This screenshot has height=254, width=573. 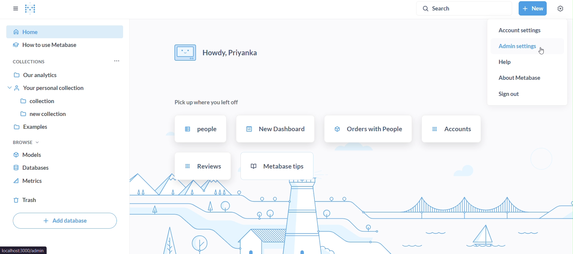 I want to click on logo, so click(x=33, y=9).